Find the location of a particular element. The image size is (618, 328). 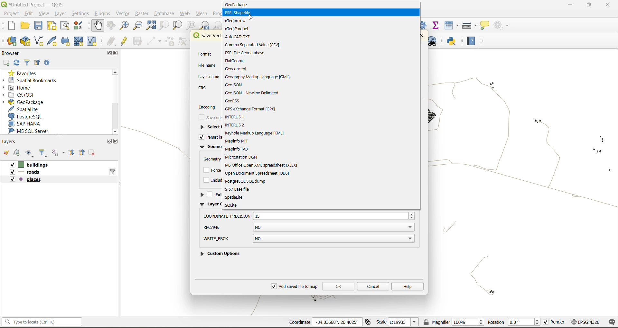

filter is located at coordinates (28, 62).